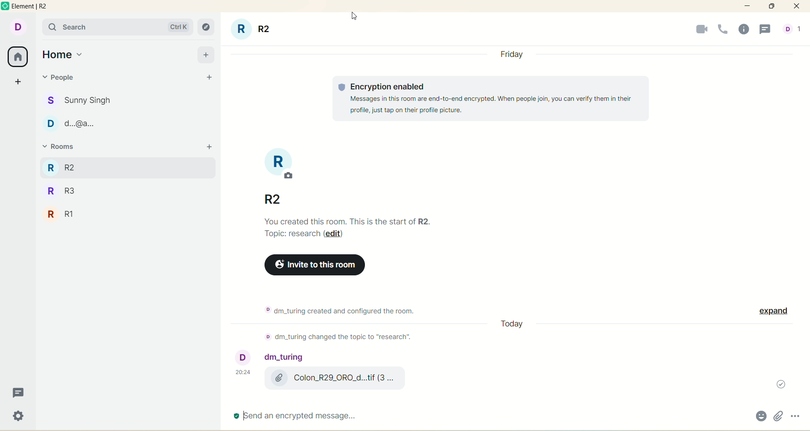 This screenshot has height=431, width=810. What do you see at coordinates (67, 193) in the screenshot?
I see `R2` at bounding box center [67, 193].